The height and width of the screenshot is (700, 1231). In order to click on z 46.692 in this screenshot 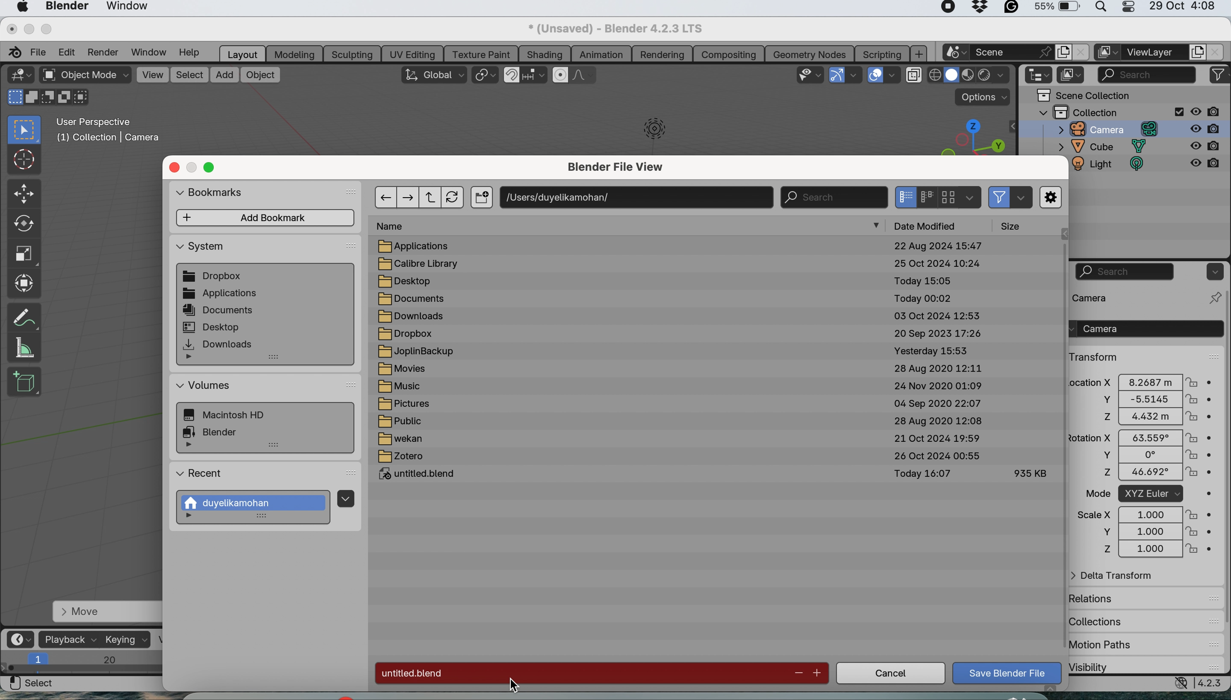, I will do `click(1137, 474)`.